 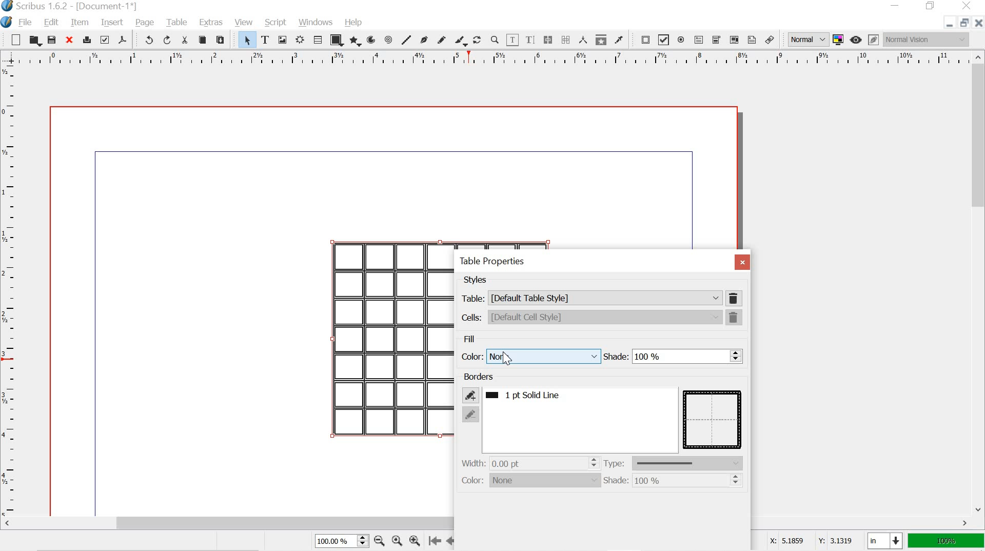 What do you see at coordinates (490, 262) in the screenshot?
I see `table properties` at bounding box center [490, 262].